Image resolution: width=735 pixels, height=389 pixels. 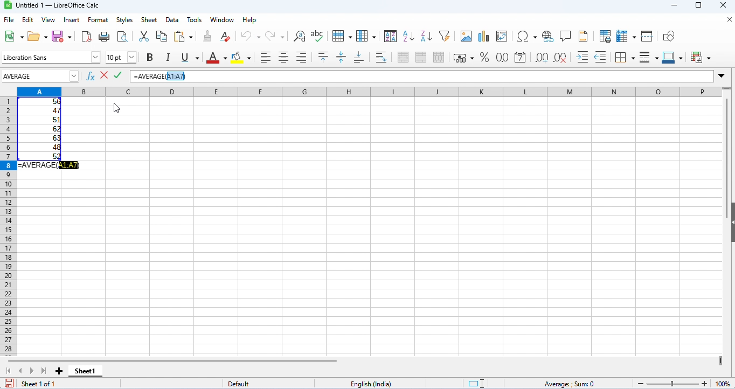 What do you see at coordinates (566, 36) in the screenshot?
I see `insert comment` at bounding box center [566, 36].